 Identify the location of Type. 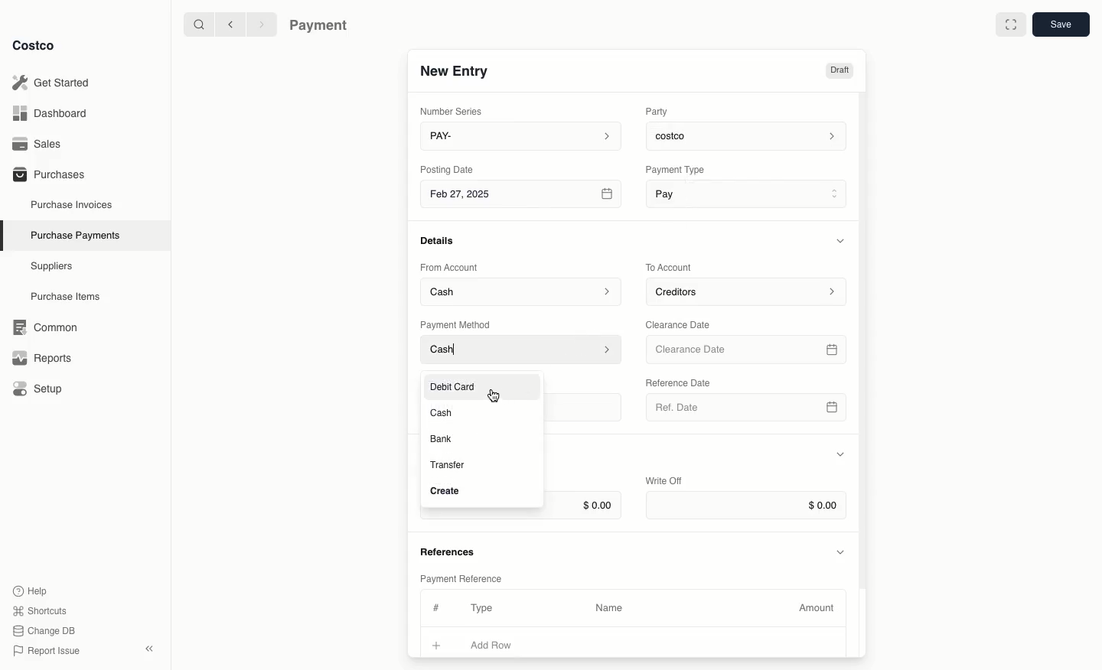
(485, 608).